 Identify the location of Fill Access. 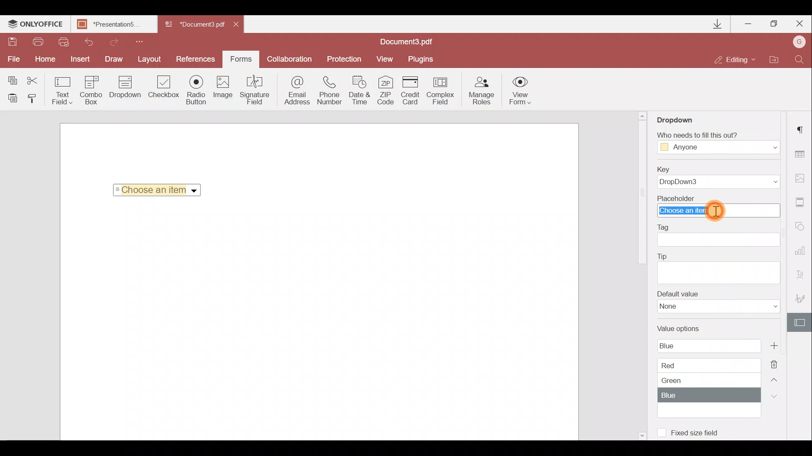
(716, 143).